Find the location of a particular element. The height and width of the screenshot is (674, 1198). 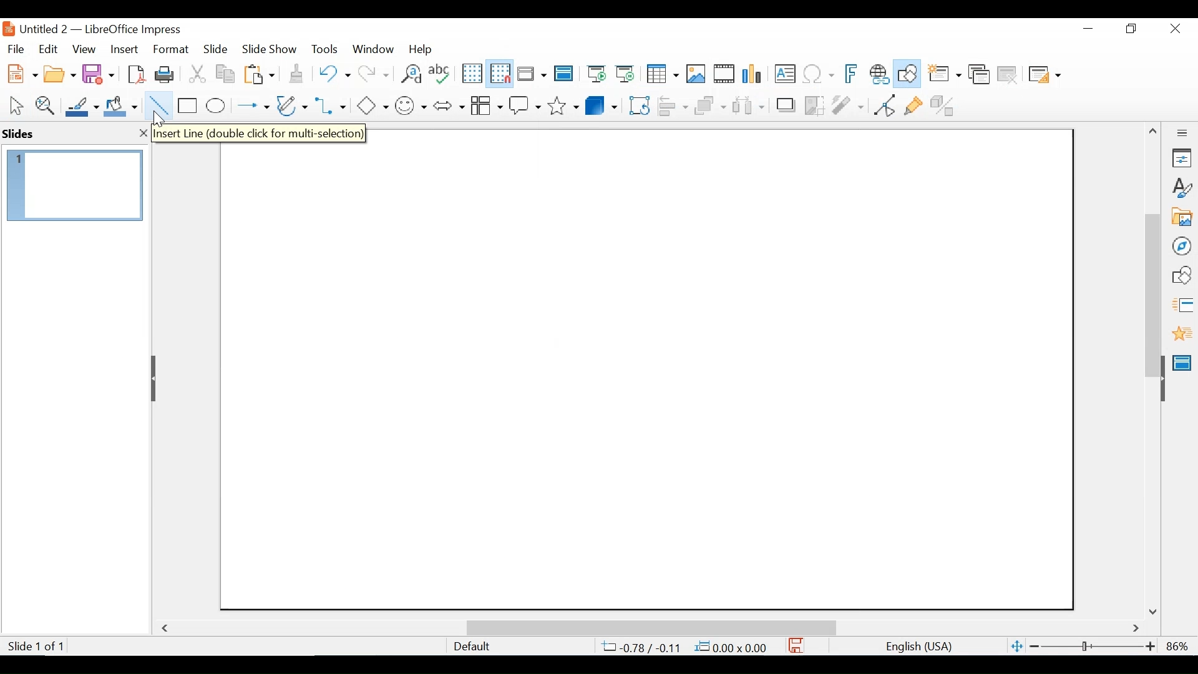

Fill Color is located at coordinates (121, 106).